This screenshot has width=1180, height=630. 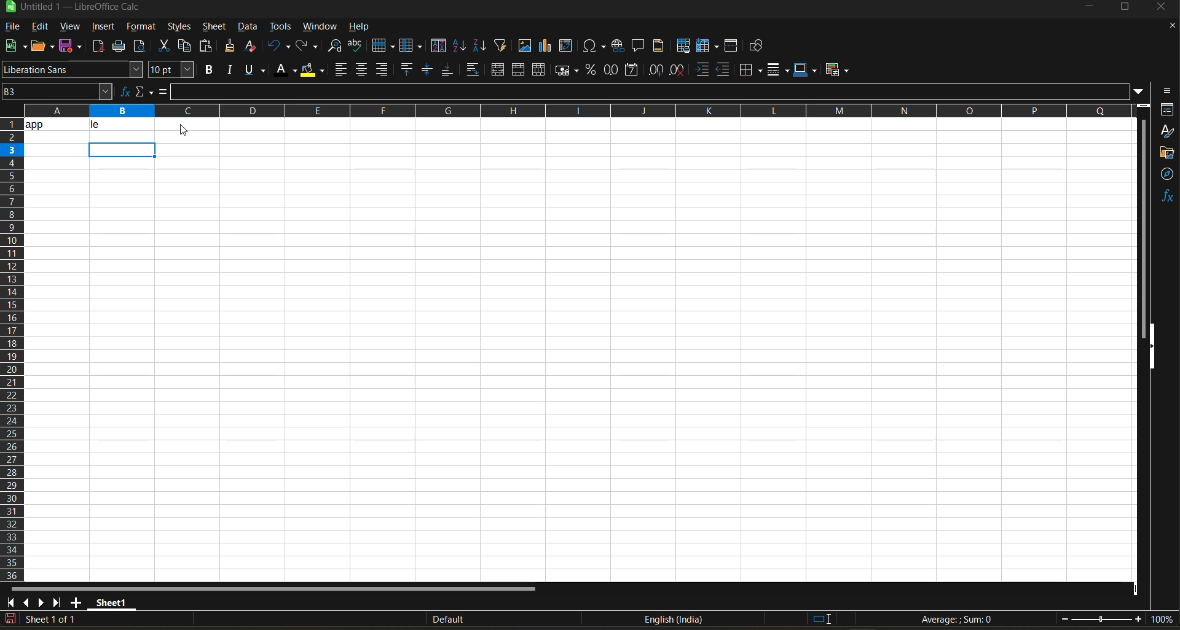 What do you see at coordinates (11, 601) in the screenshot?
I see `scroll to first sheet` at bounding box center [11, 601].